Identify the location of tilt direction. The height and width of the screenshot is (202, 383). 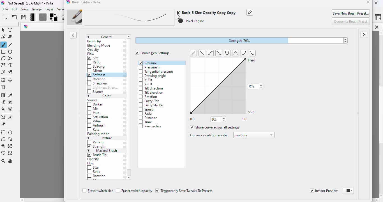
(151, 88).